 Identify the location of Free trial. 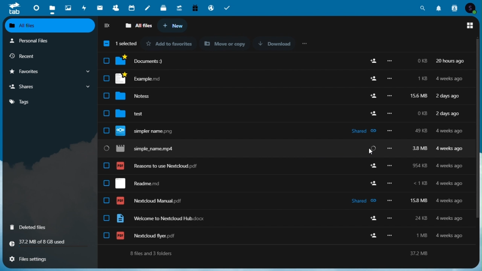
(194, 8).